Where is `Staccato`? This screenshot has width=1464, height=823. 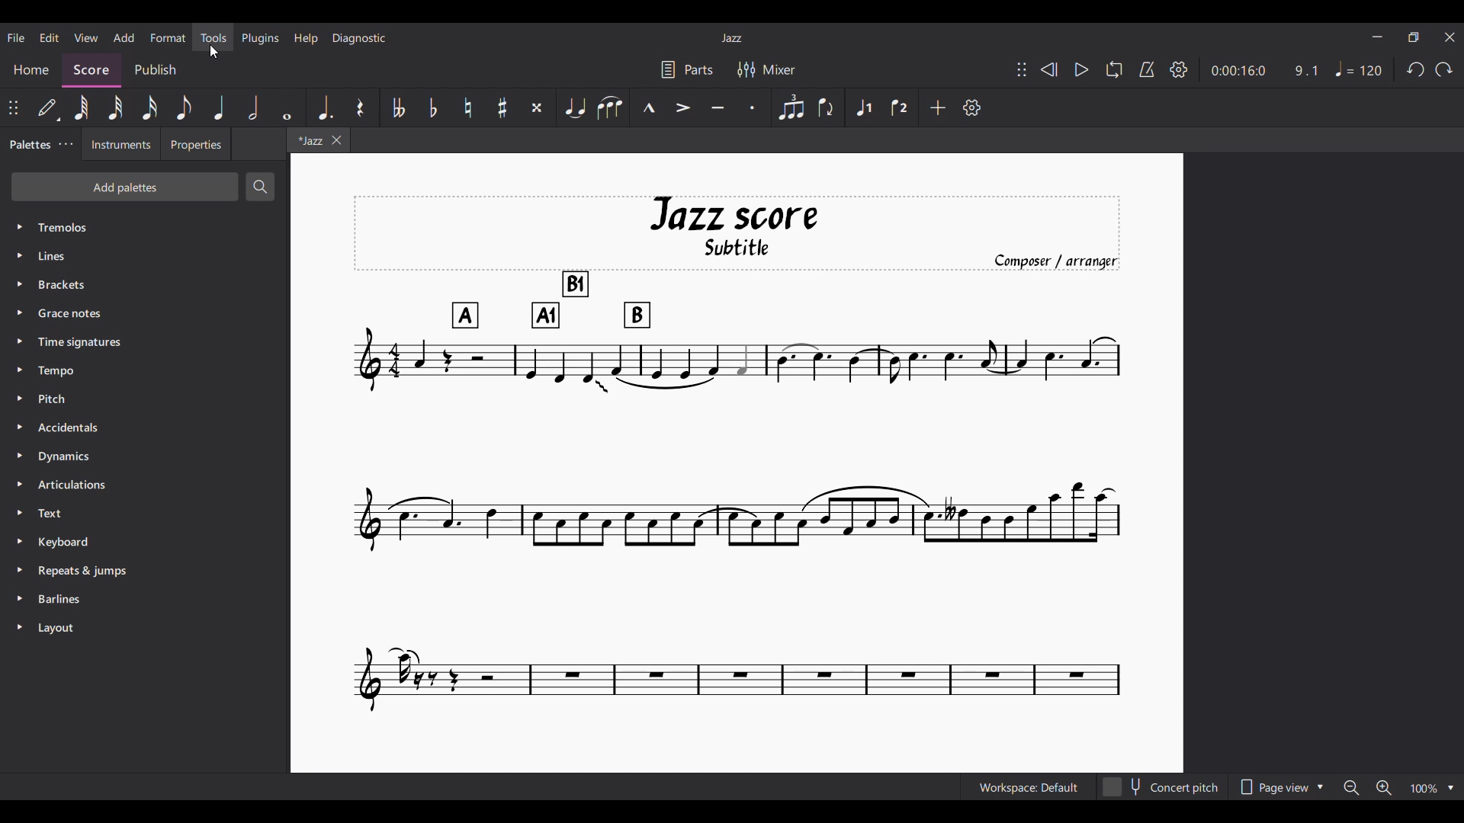 Staccato is located at coordinates (752, 107).